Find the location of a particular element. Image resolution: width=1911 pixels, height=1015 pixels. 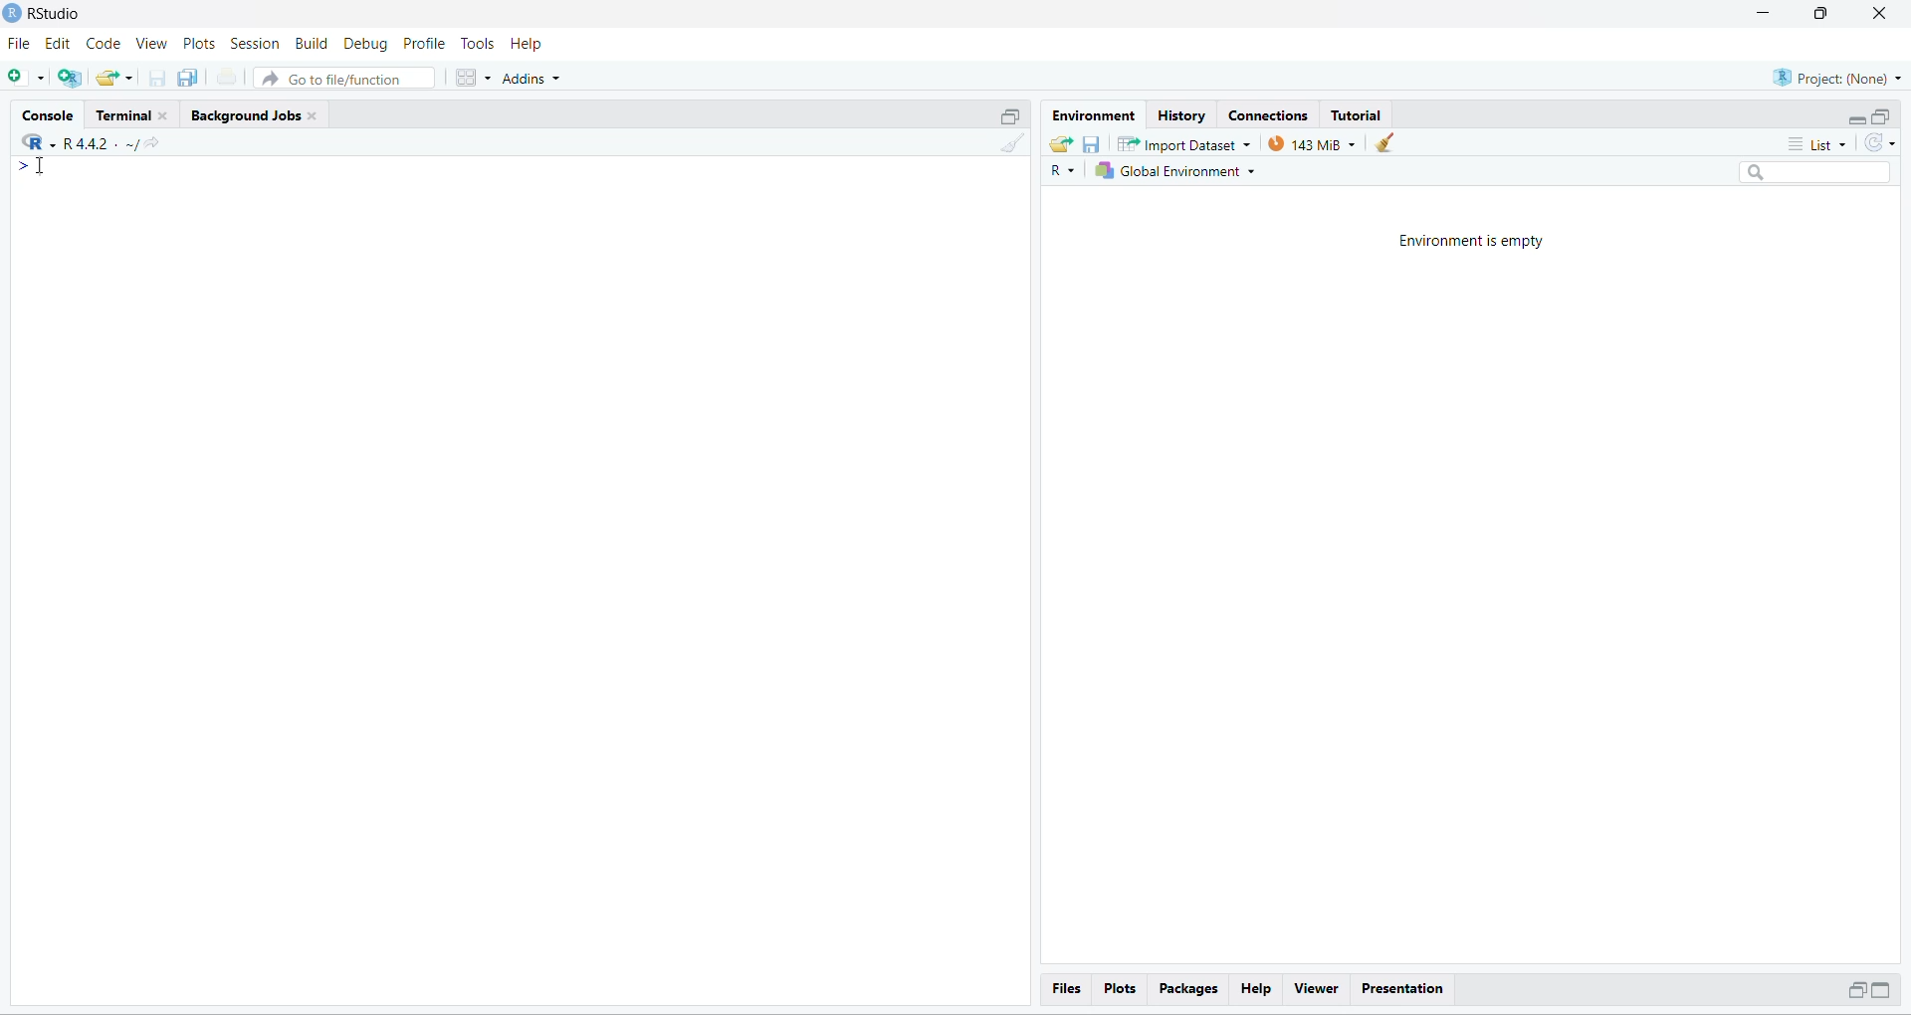

console is located at coordinates (52, 116).